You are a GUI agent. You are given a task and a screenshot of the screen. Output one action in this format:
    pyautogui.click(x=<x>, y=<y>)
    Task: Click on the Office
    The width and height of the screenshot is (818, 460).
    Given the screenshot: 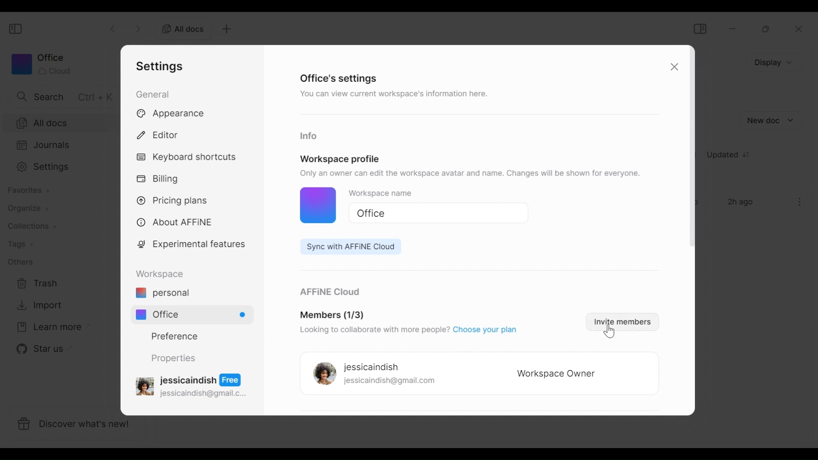 What is the action you would take?
    pyautogui.click(x=196, y=314)
    